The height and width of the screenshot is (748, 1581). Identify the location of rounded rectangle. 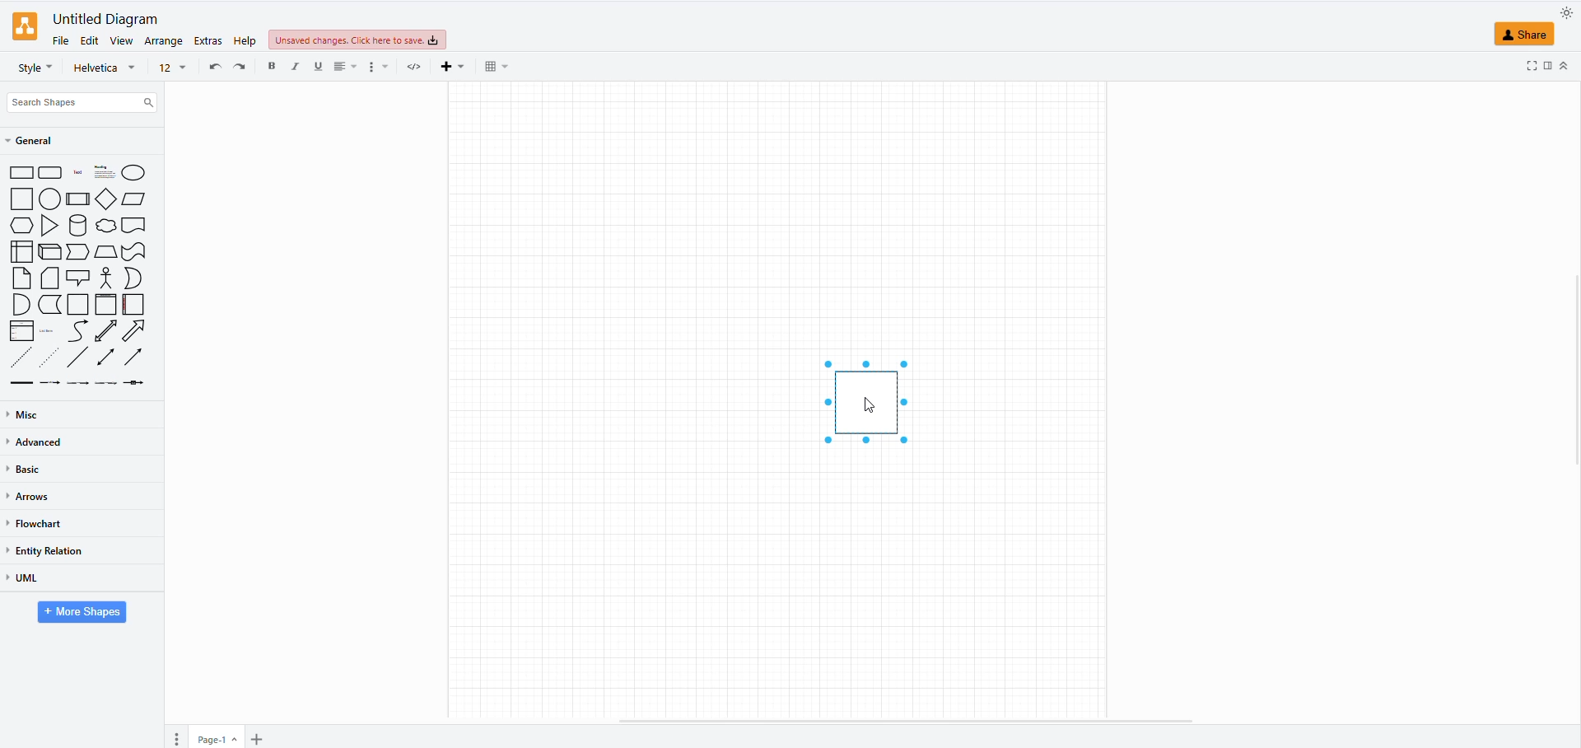
(51, 174).